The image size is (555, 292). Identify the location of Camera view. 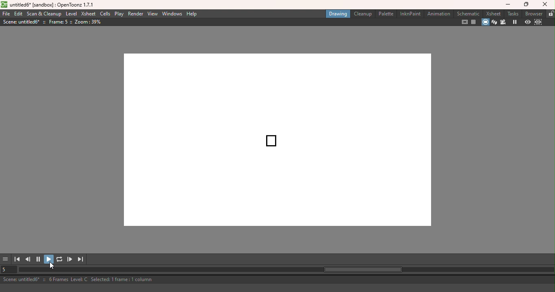
(504, 22).